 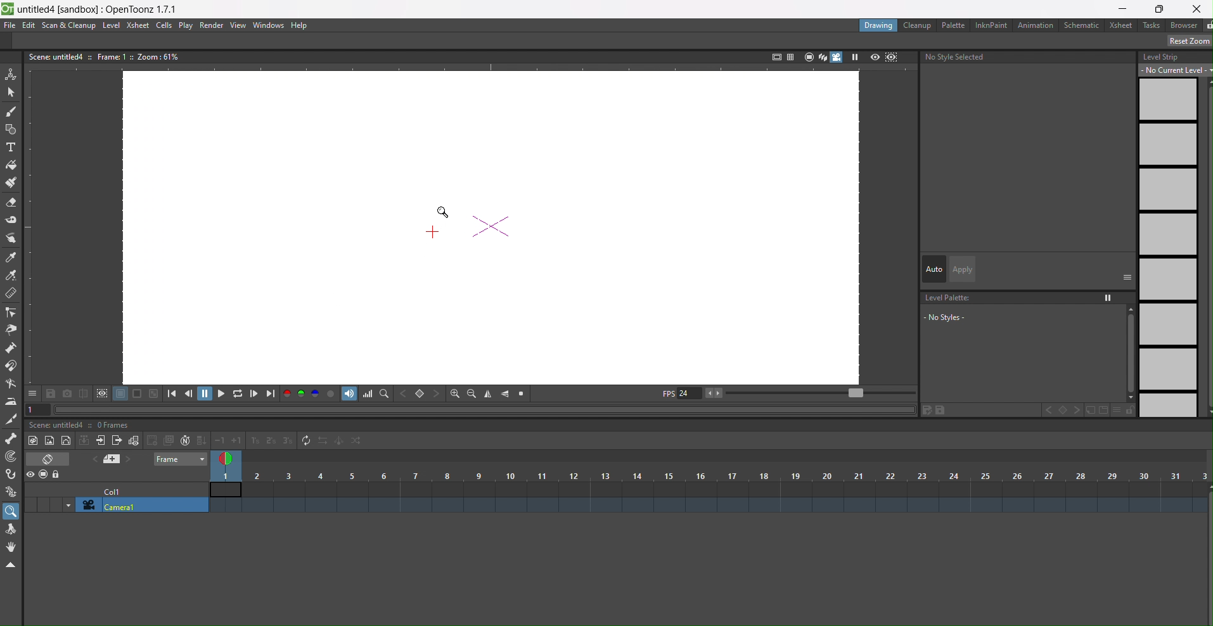 I want to click on bender tool, so click(x=13, y=383).